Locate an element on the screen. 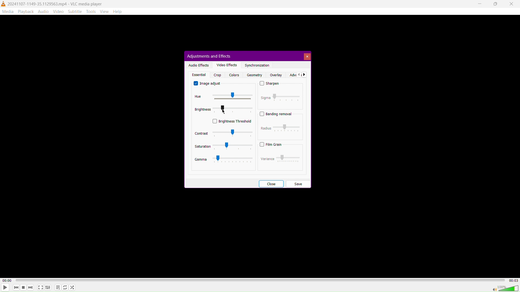 The image size is (520, 292). View is located at coordinates (106, 11).